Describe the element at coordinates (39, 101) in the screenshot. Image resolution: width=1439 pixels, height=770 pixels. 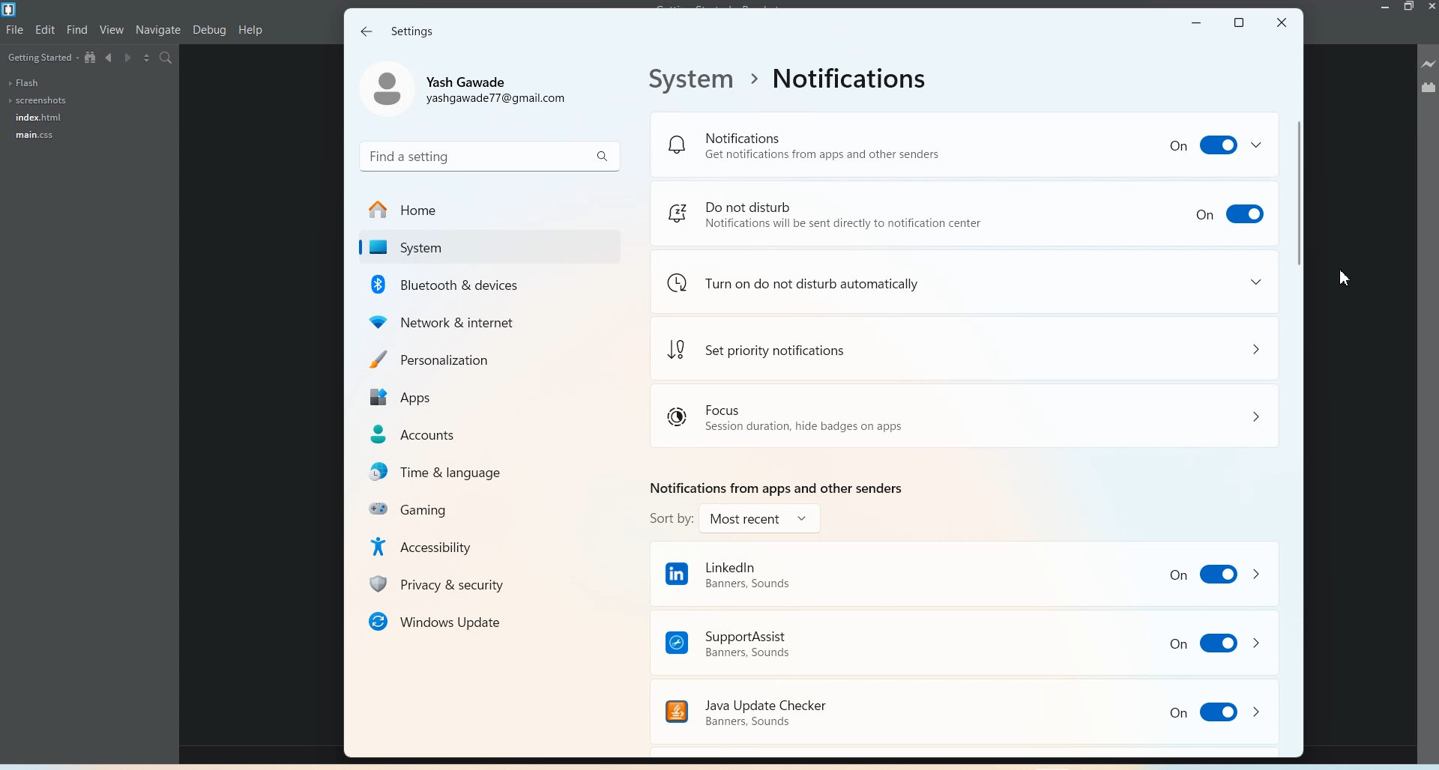
I see `Screenshots` at that location.